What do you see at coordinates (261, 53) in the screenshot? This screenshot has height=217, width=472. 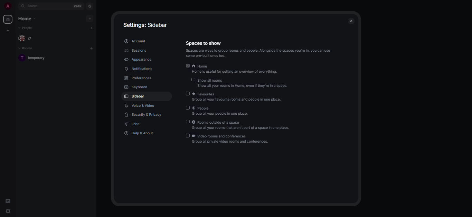 I see `info` at bounding box center [261, 53].